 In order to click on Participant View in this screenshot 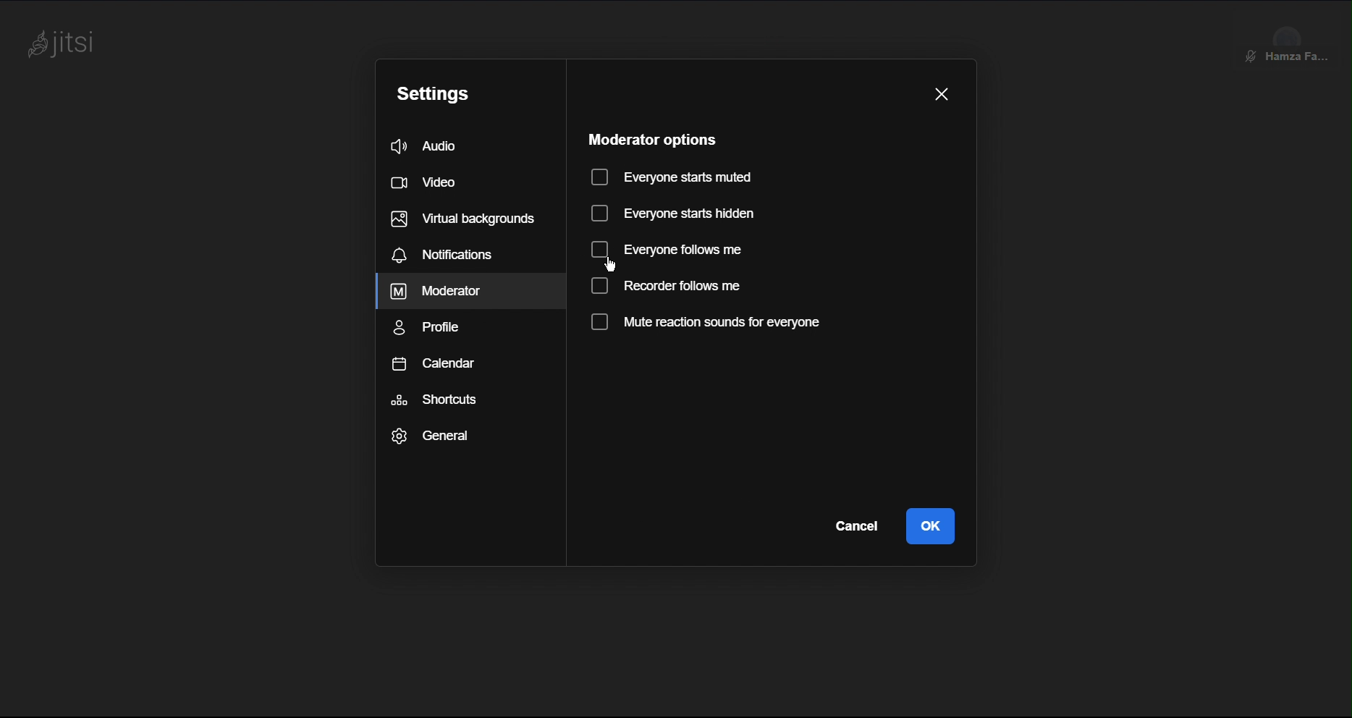, I will do `click(1292, 36)`.